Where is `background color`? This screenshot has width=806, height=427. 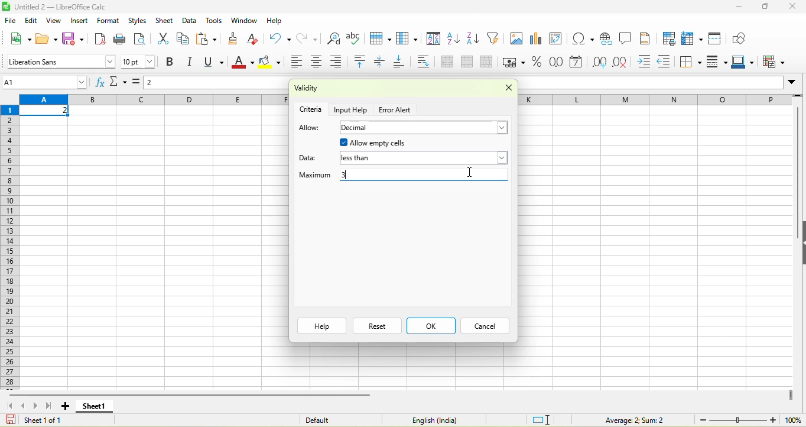 background color is located at coordinates (270, 63).